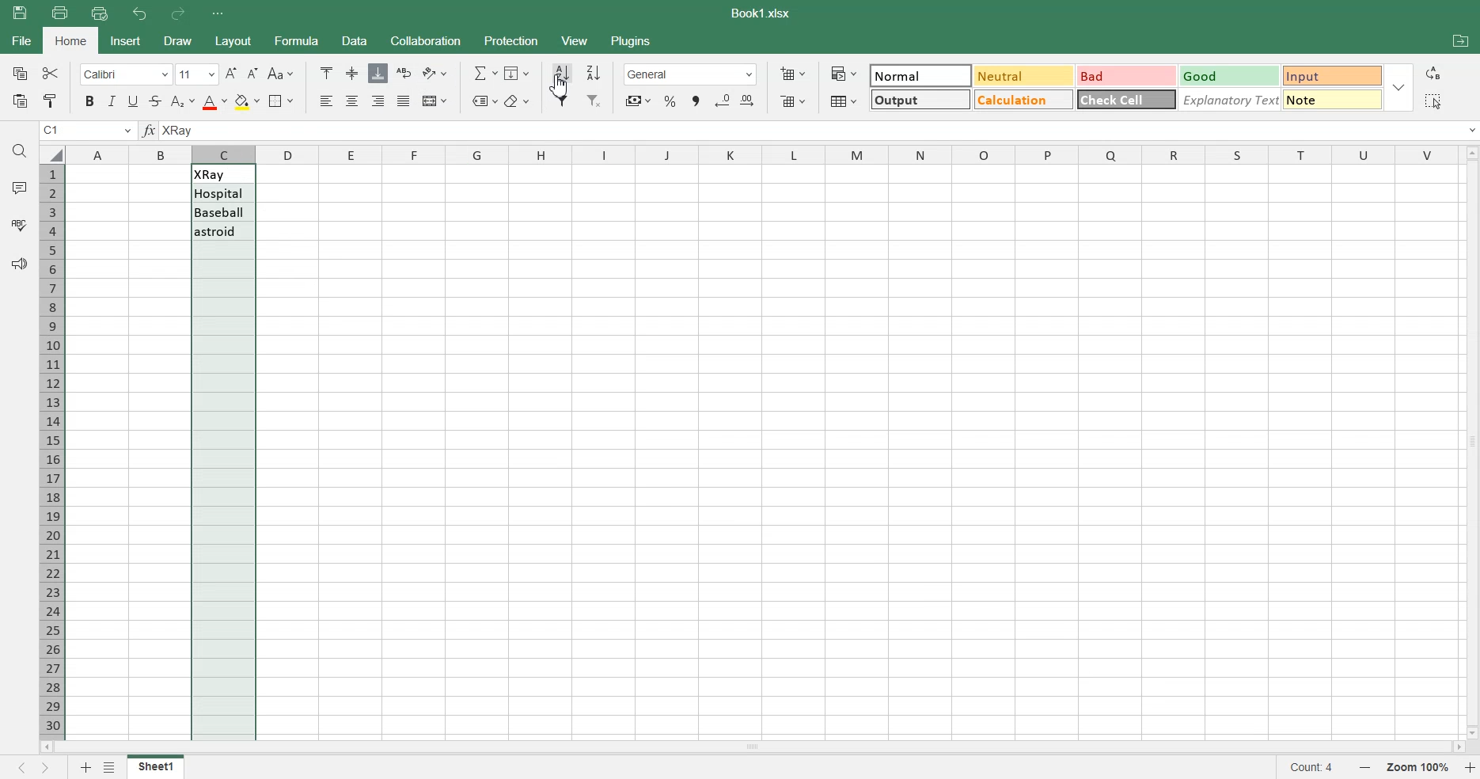 This screenshot has width=1480, height=779. What do you see at coordinates (696, 101) in the screenshot?
I see `Comma Style` at bounding box center [696, 101].